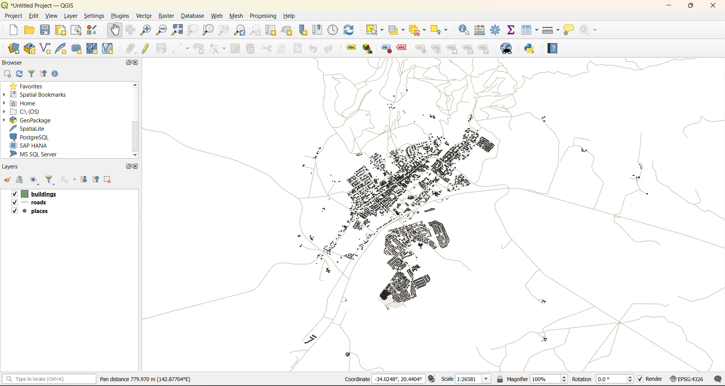  I want to click on pan to selection, so click(133, 29).